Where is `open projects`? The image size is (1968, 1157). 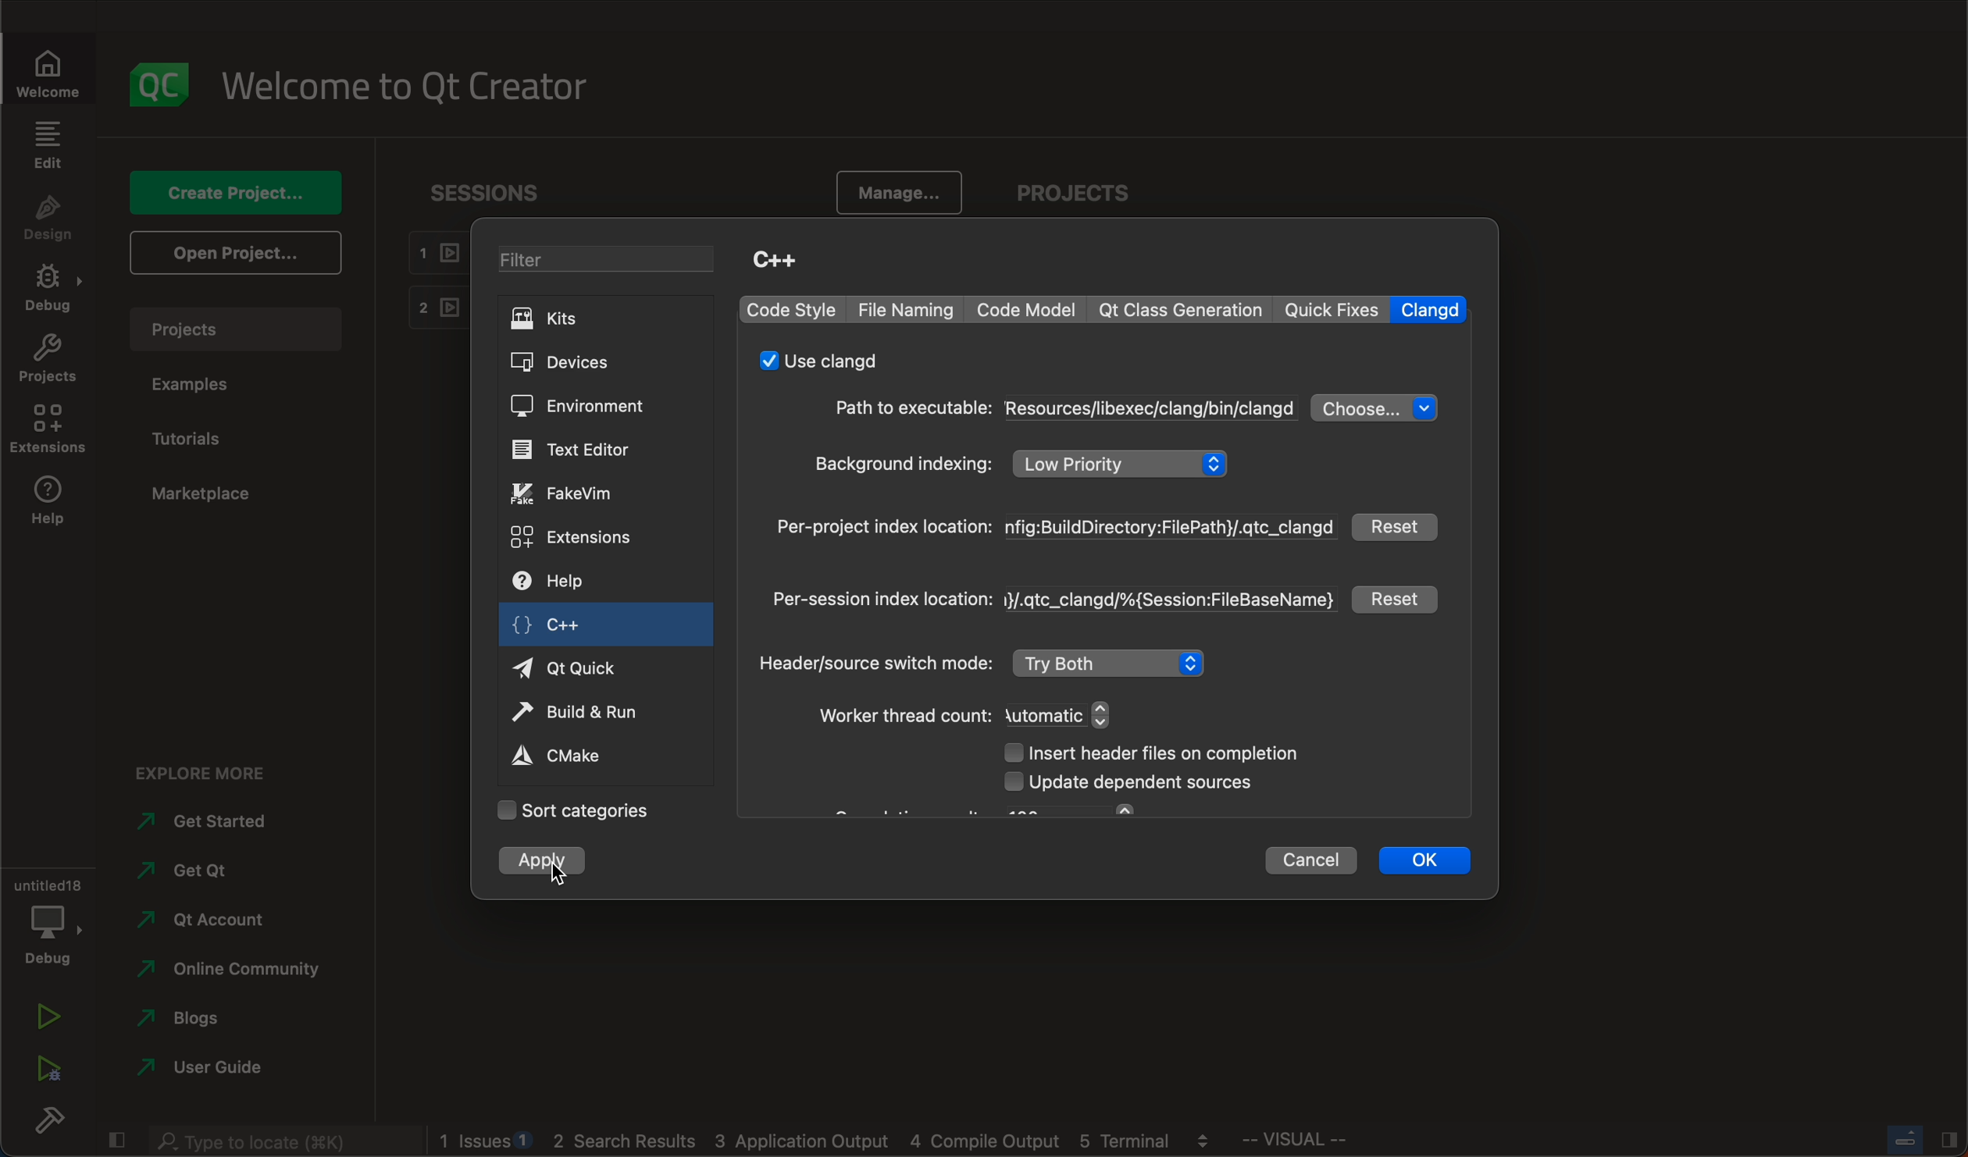 open projects is located at coordinates (241, 251).